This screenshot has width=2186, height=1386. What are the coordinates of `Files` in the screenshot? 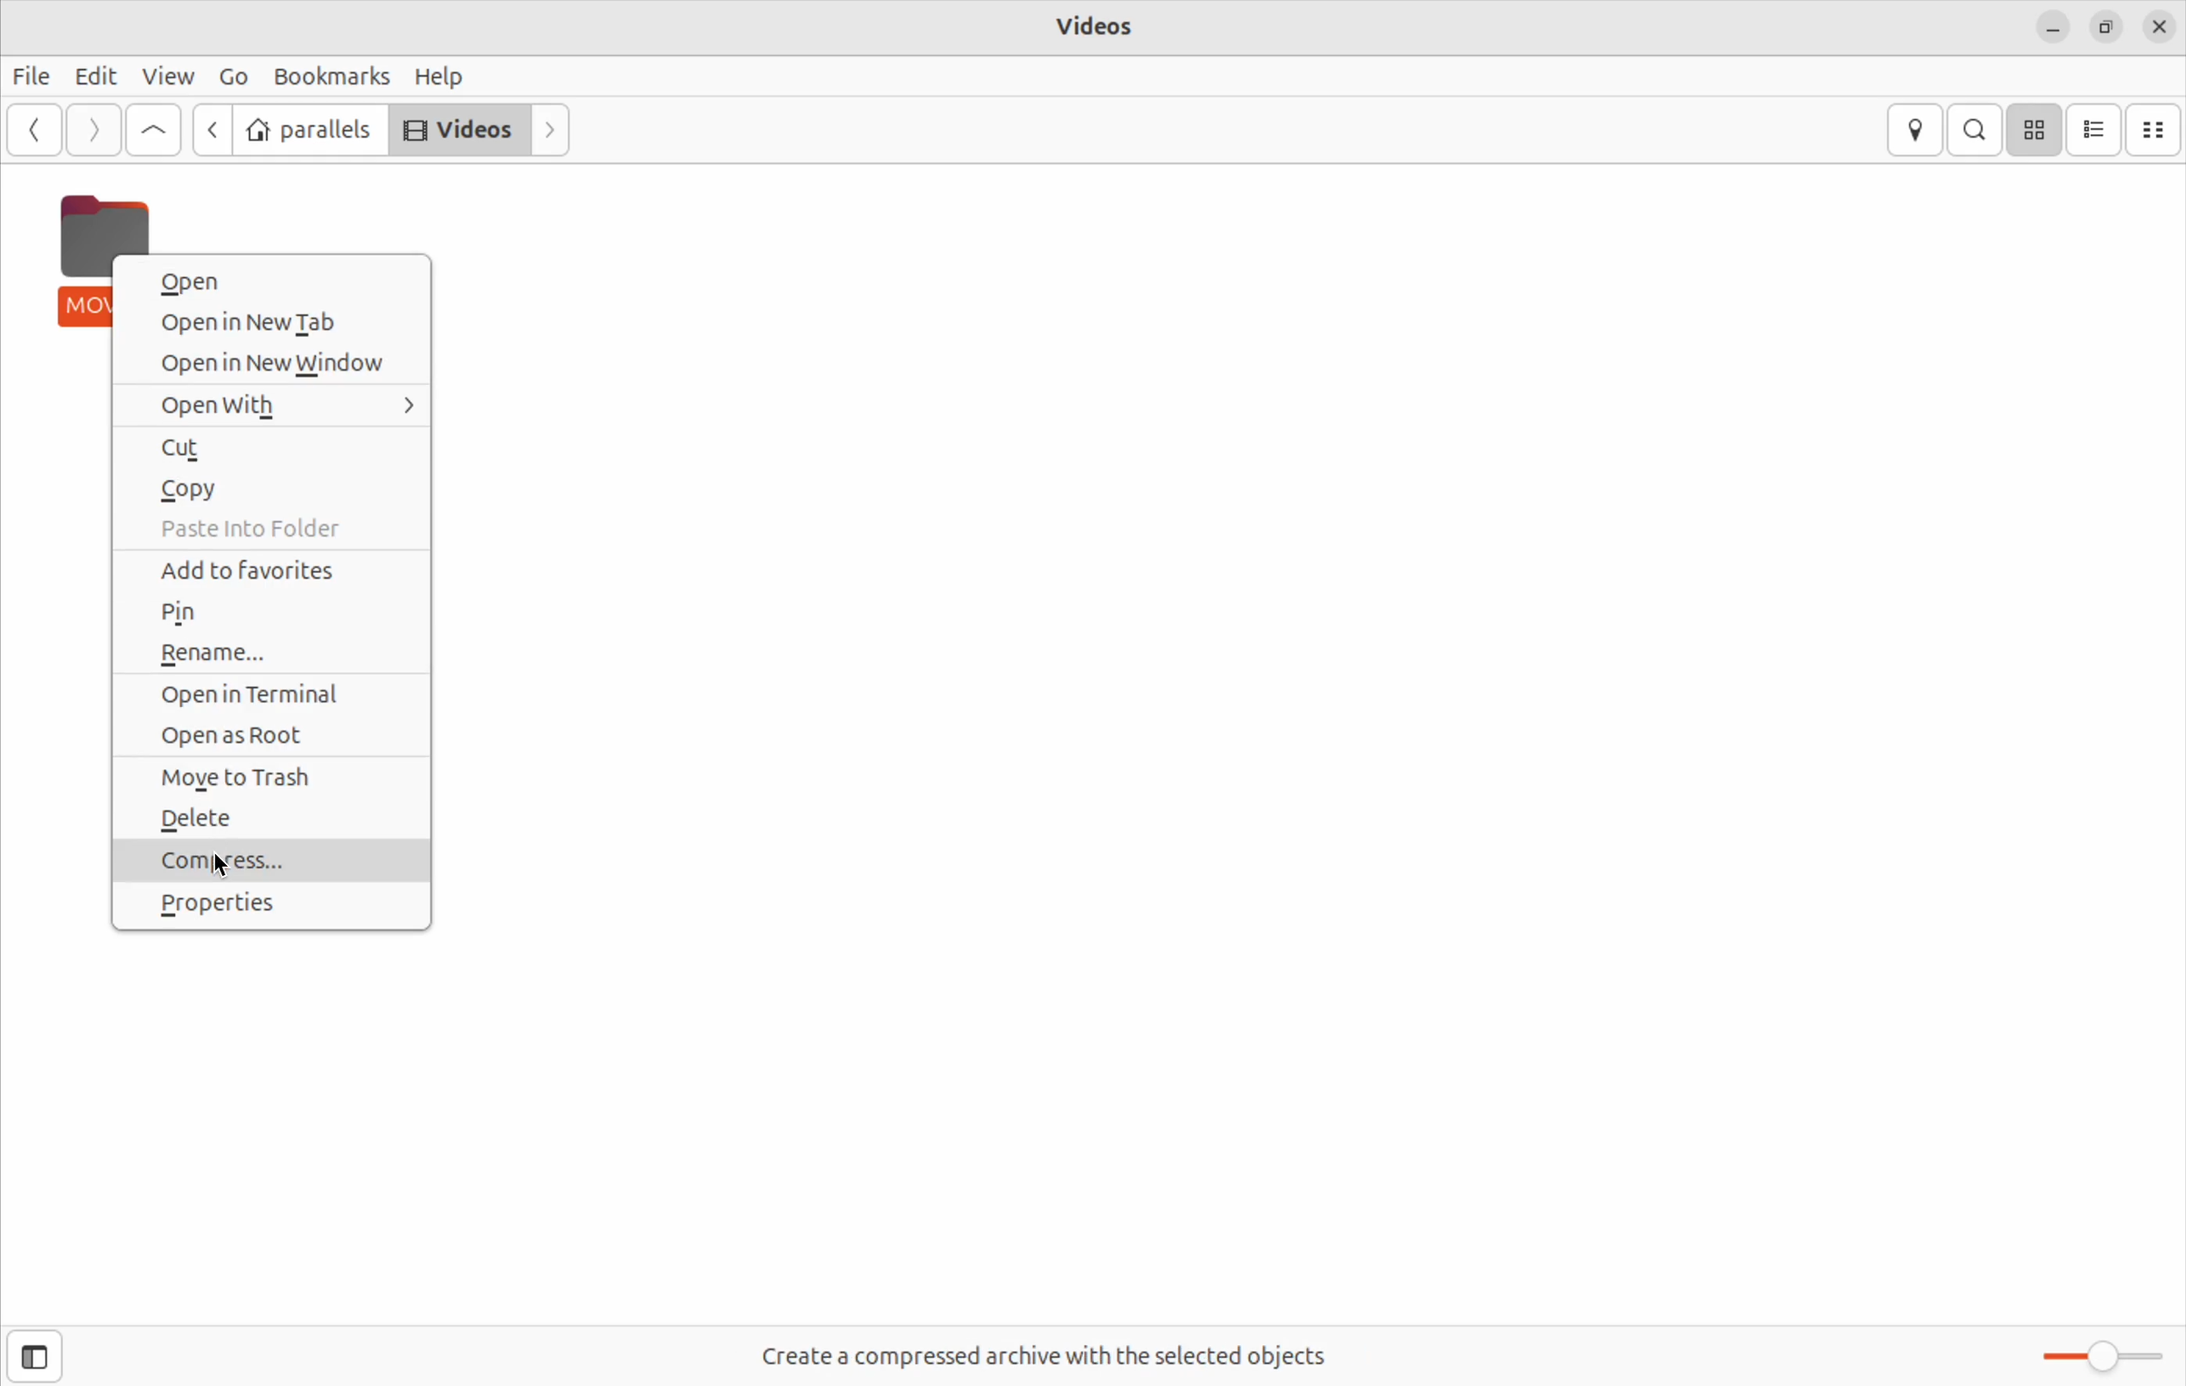 It's located at (32, 80).